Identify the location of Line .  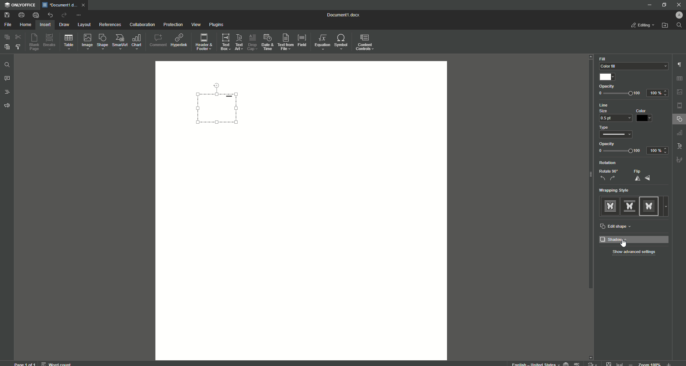
(608, 105).